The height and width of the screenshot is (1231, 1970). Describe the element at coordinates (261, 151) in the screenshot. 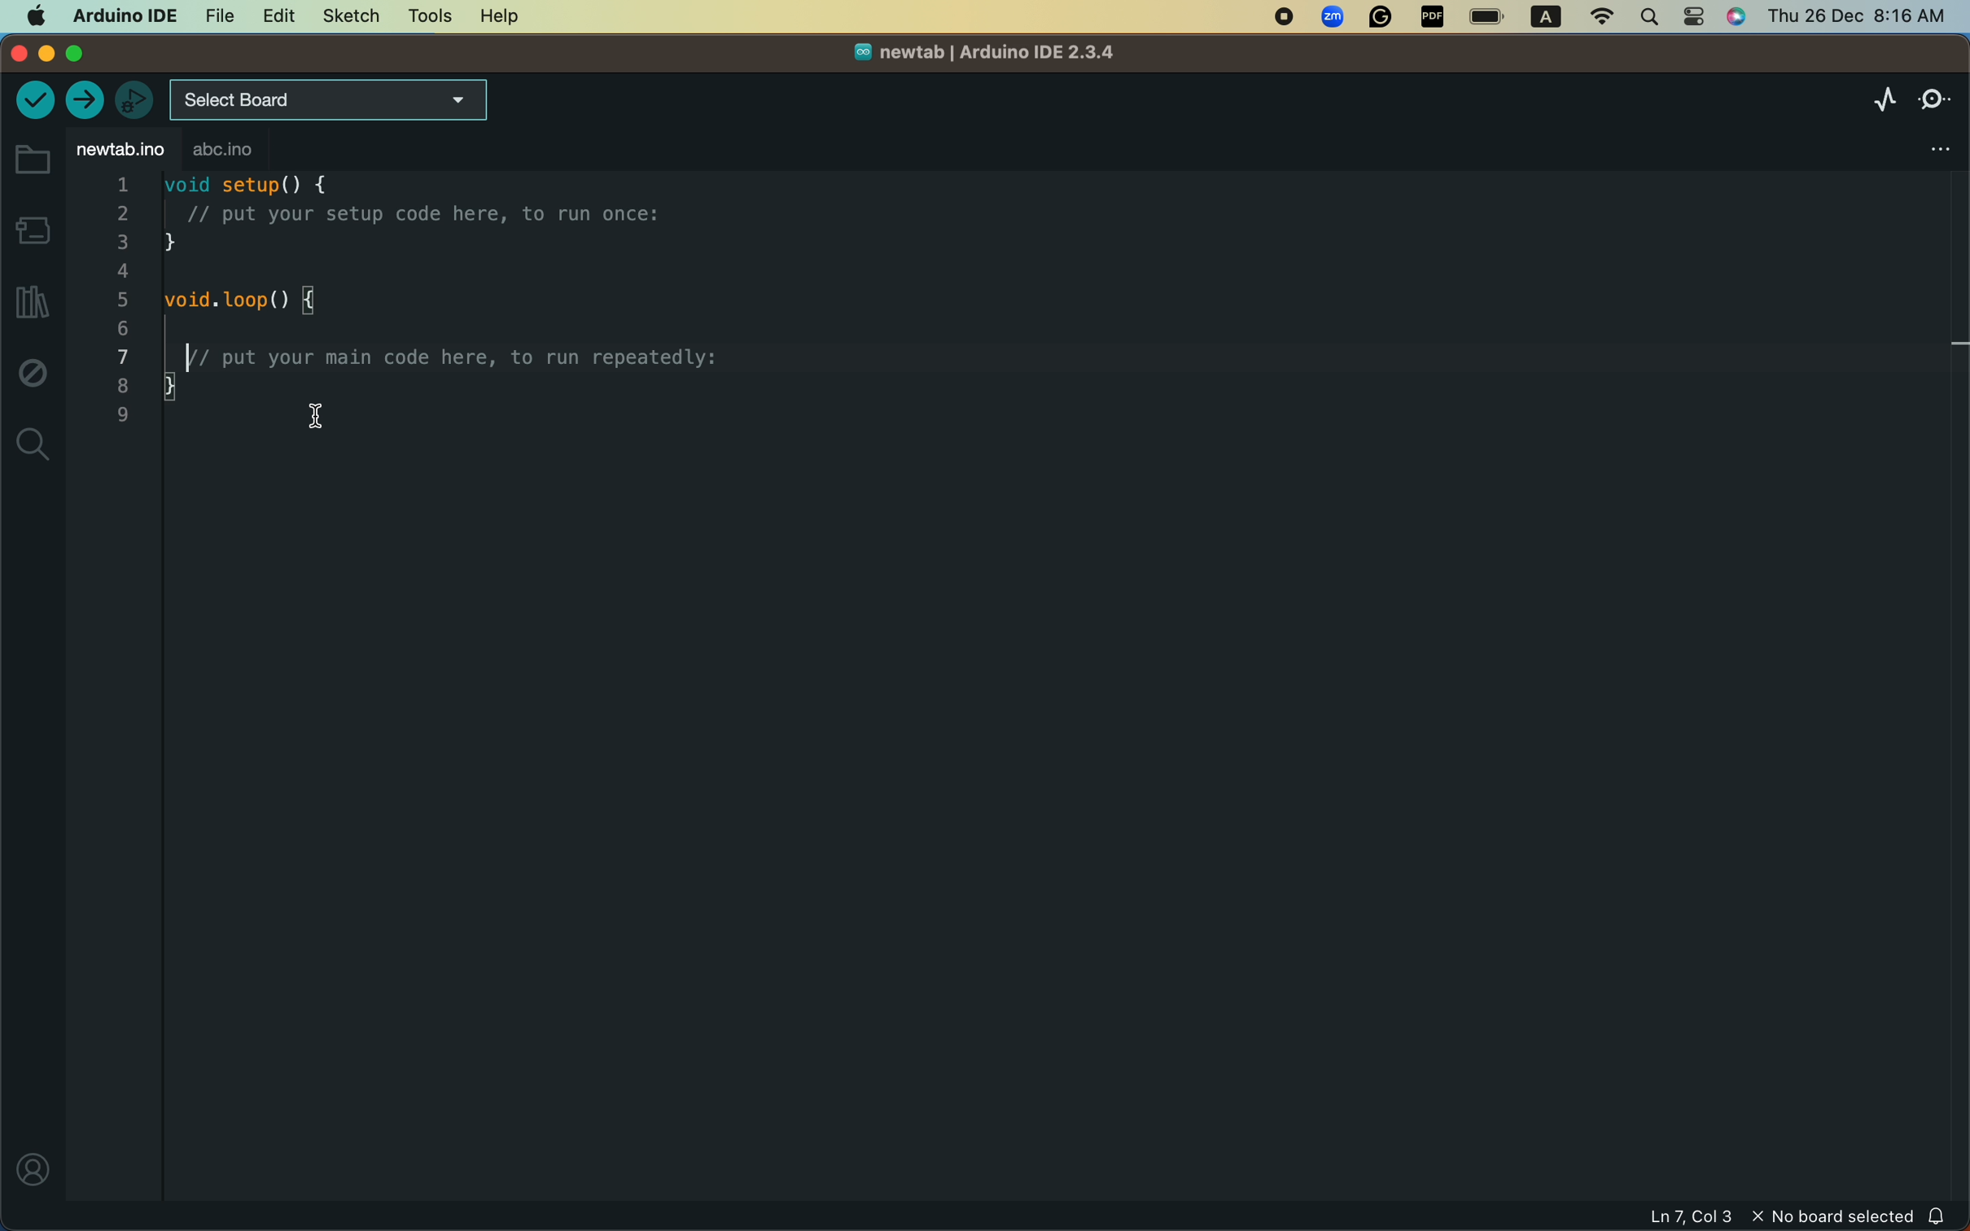

I see `abc` at that location.